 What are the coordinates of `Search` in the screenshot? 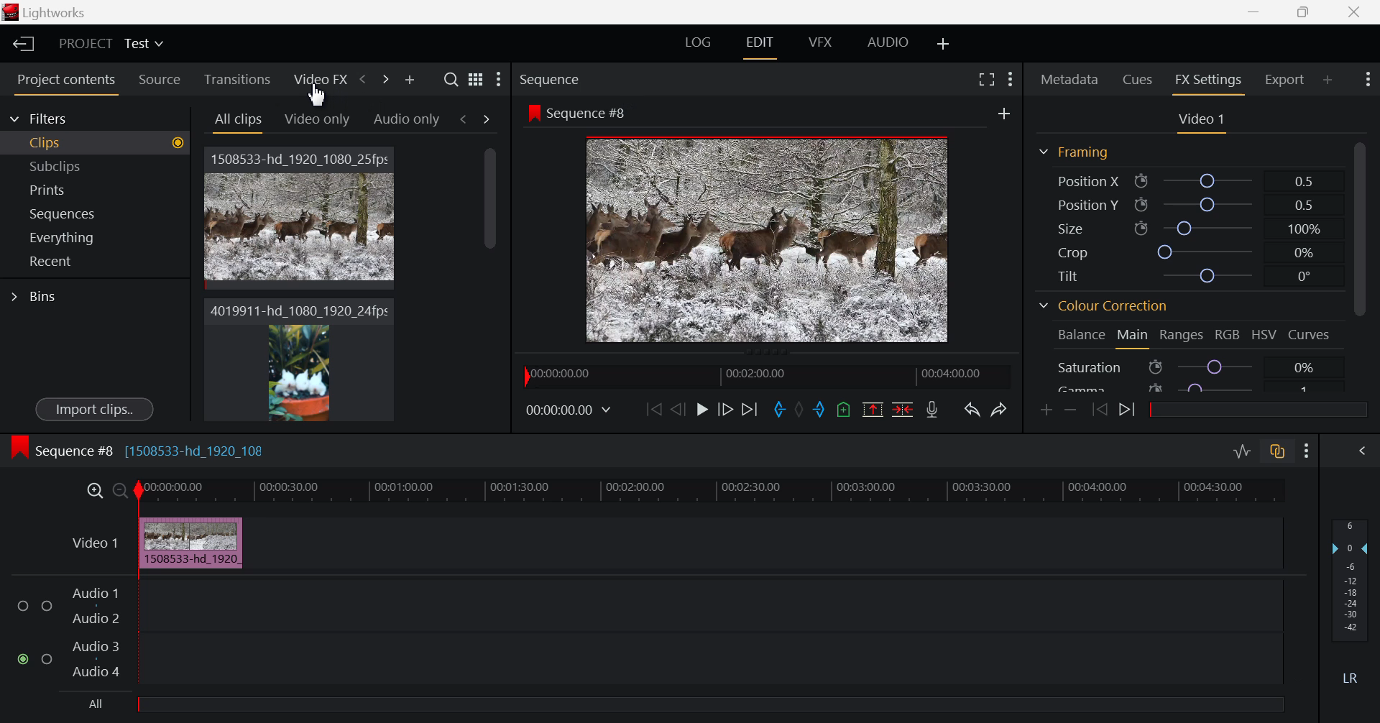 It's located at (451, 79).